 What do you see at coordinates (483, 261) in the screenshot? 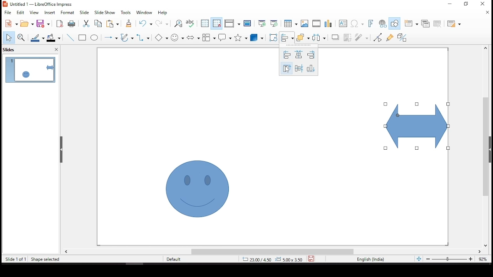
I see `zoom level` at bounding box center [483, 261].